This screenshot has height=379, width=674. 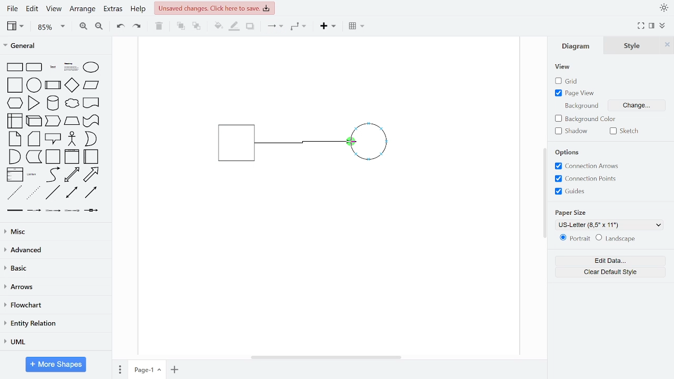 What do you see at coordinates (17, 26) in the screenshot?
I see `view` at bounding box center [17, 26].